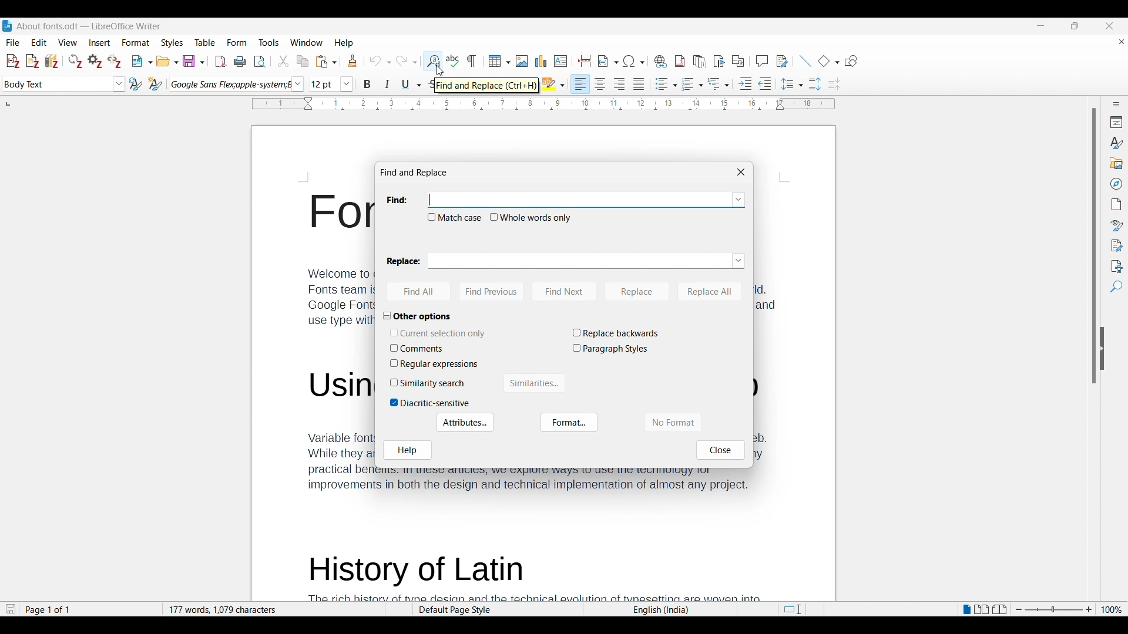  What do you see at coordinates (1115, 246) in the screenshot?
I see `Manage changes` at bounding box center [1115, 246].